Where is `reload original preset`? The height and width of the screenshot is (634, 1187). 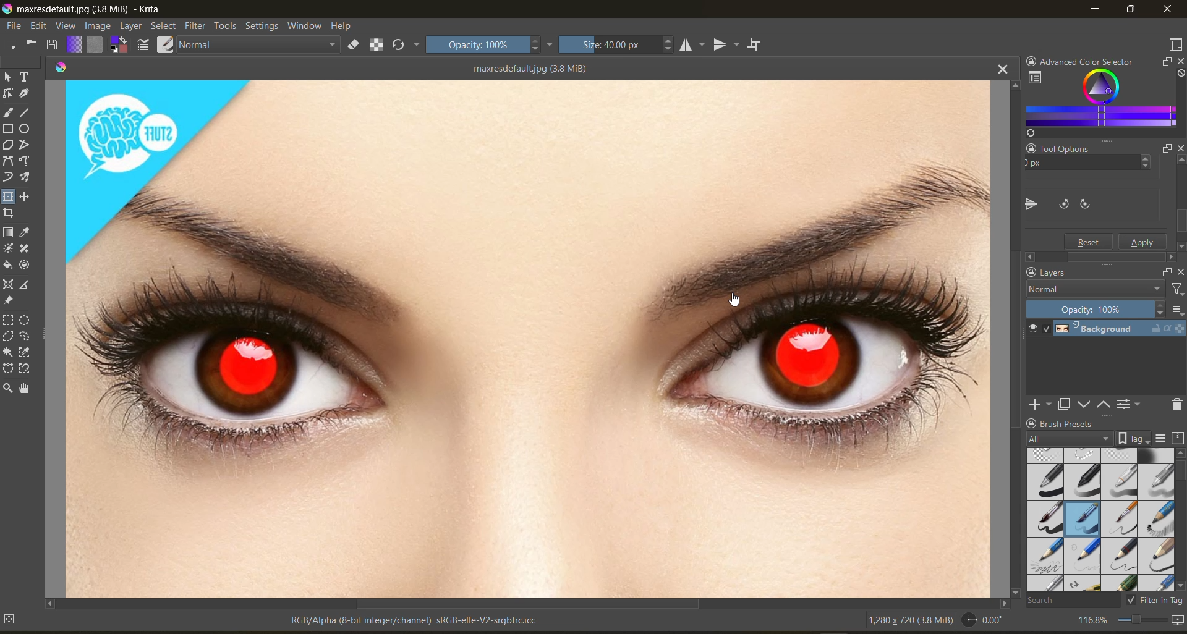
reload original preset is located at coordinates (407, 47).